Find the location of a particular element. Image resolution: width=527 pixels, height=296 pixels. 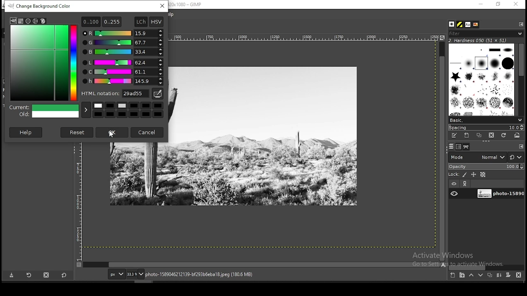

blue is located at coordinates (123, 52).